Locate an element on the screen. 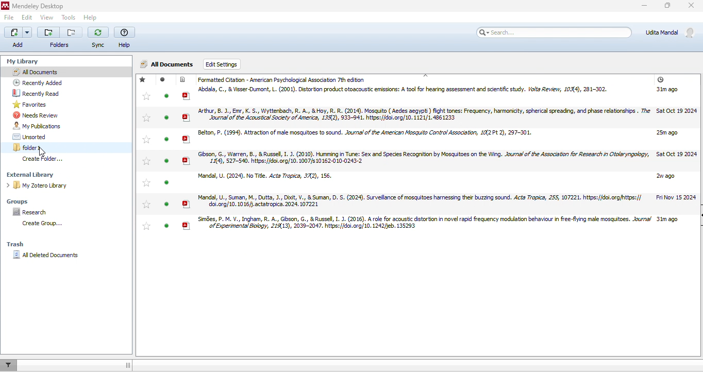  research articles is located at coordinates (439, 138).